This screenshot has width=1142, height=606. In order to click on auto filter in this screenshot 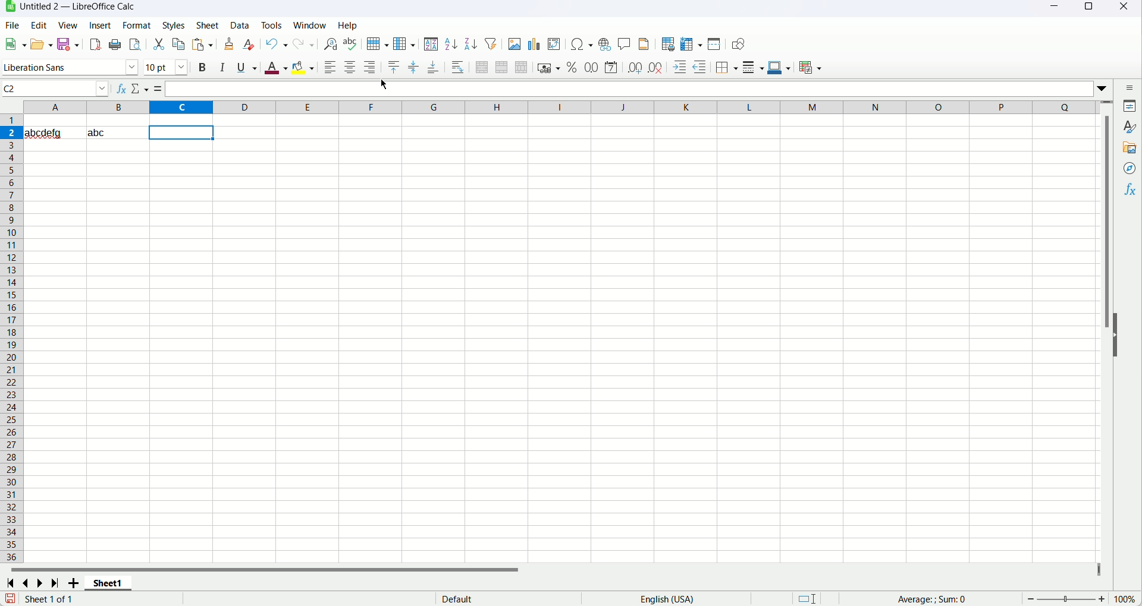, I will do `click(491, 44)`.